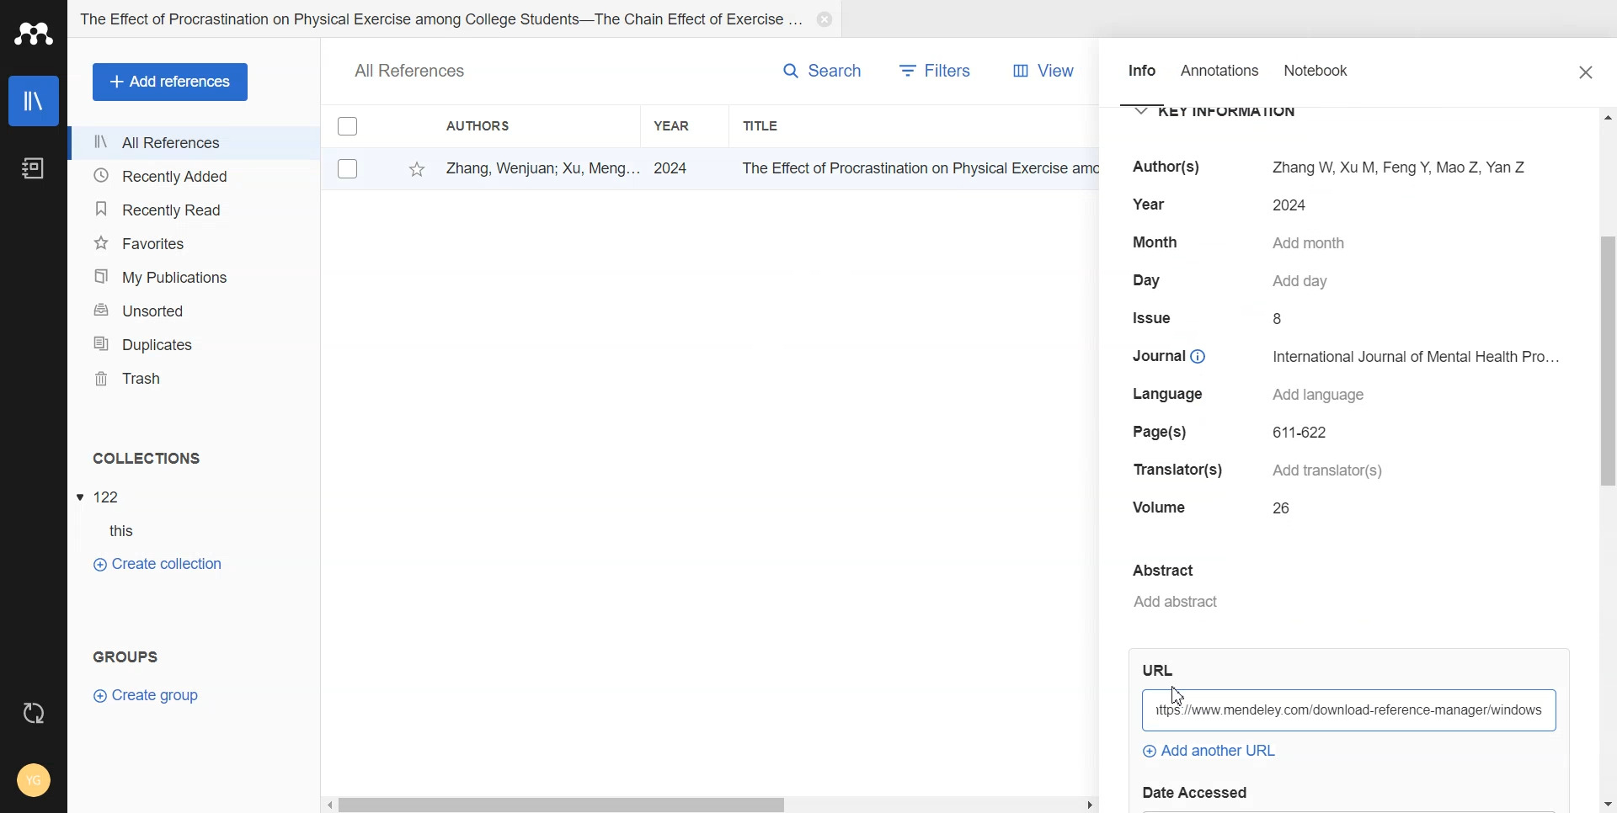 The image size is (1617, 813). Describe the element at coordinates (1040, 70) in the screenshot. I see `View` at that location.